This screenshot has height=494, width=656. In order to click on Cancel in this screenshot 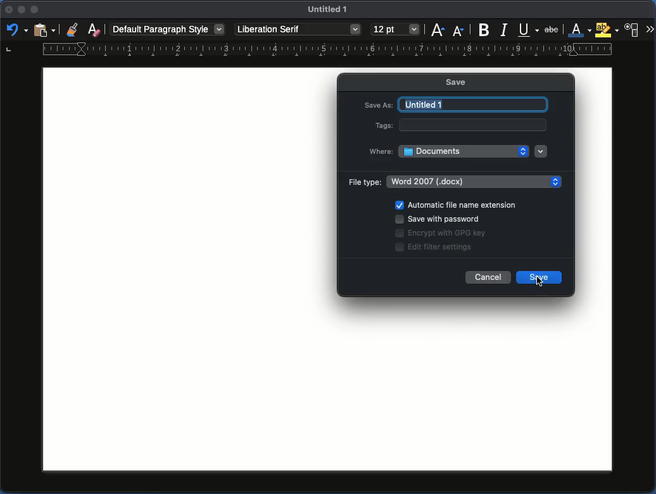, I will do `click(489, 277)`.